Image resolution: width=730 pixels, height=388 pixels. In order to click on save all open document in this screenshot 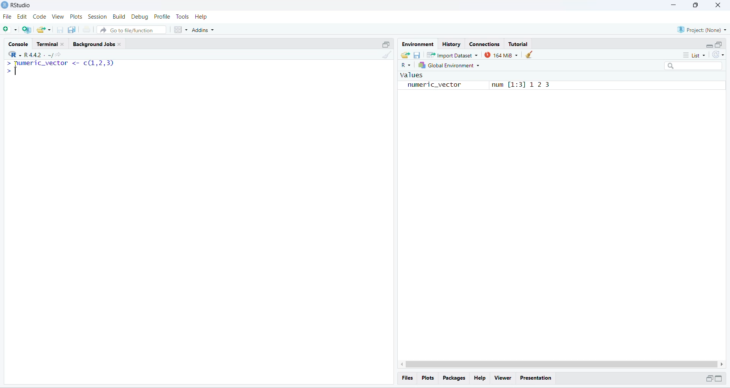, I will do `click(72, 30)`.